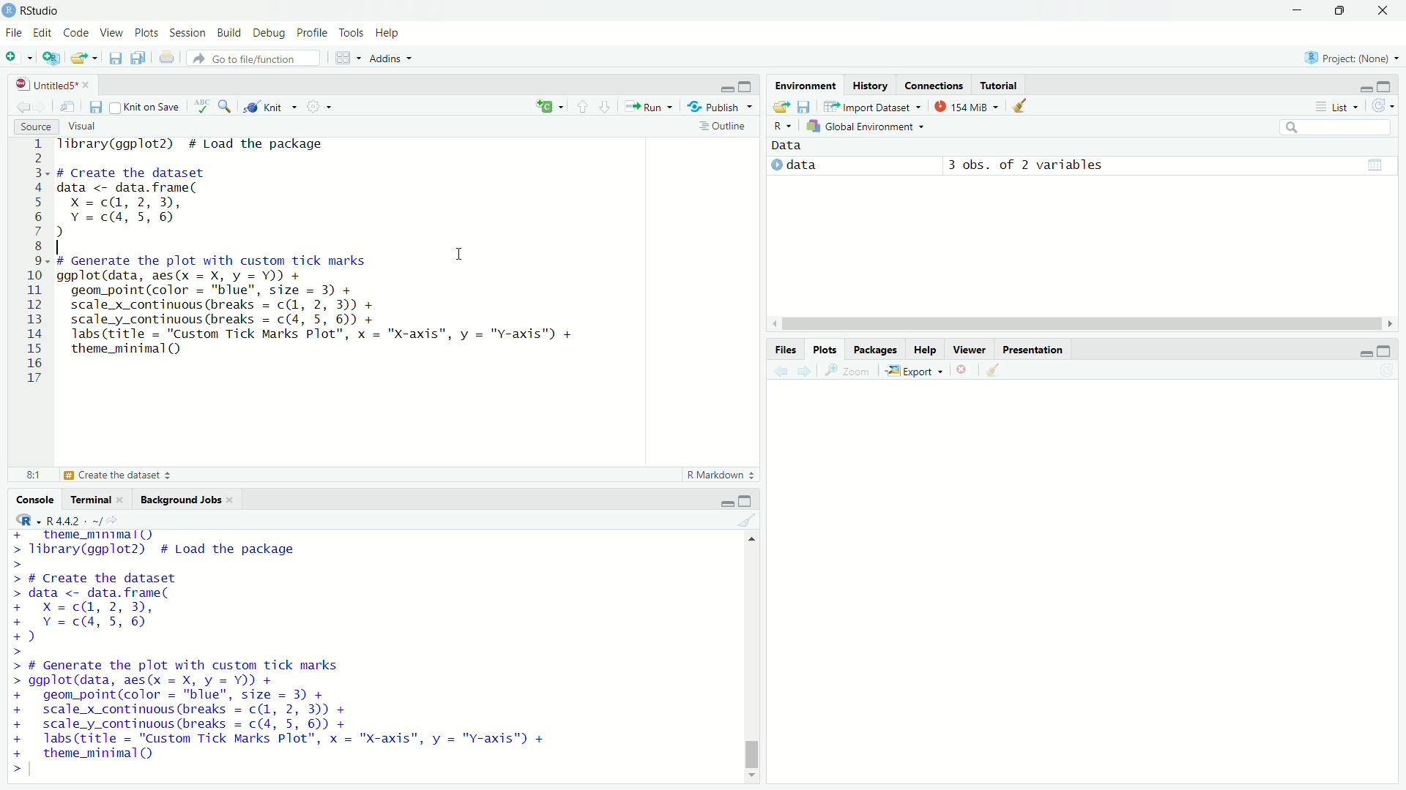  I want to click on files, so click(784, 348).